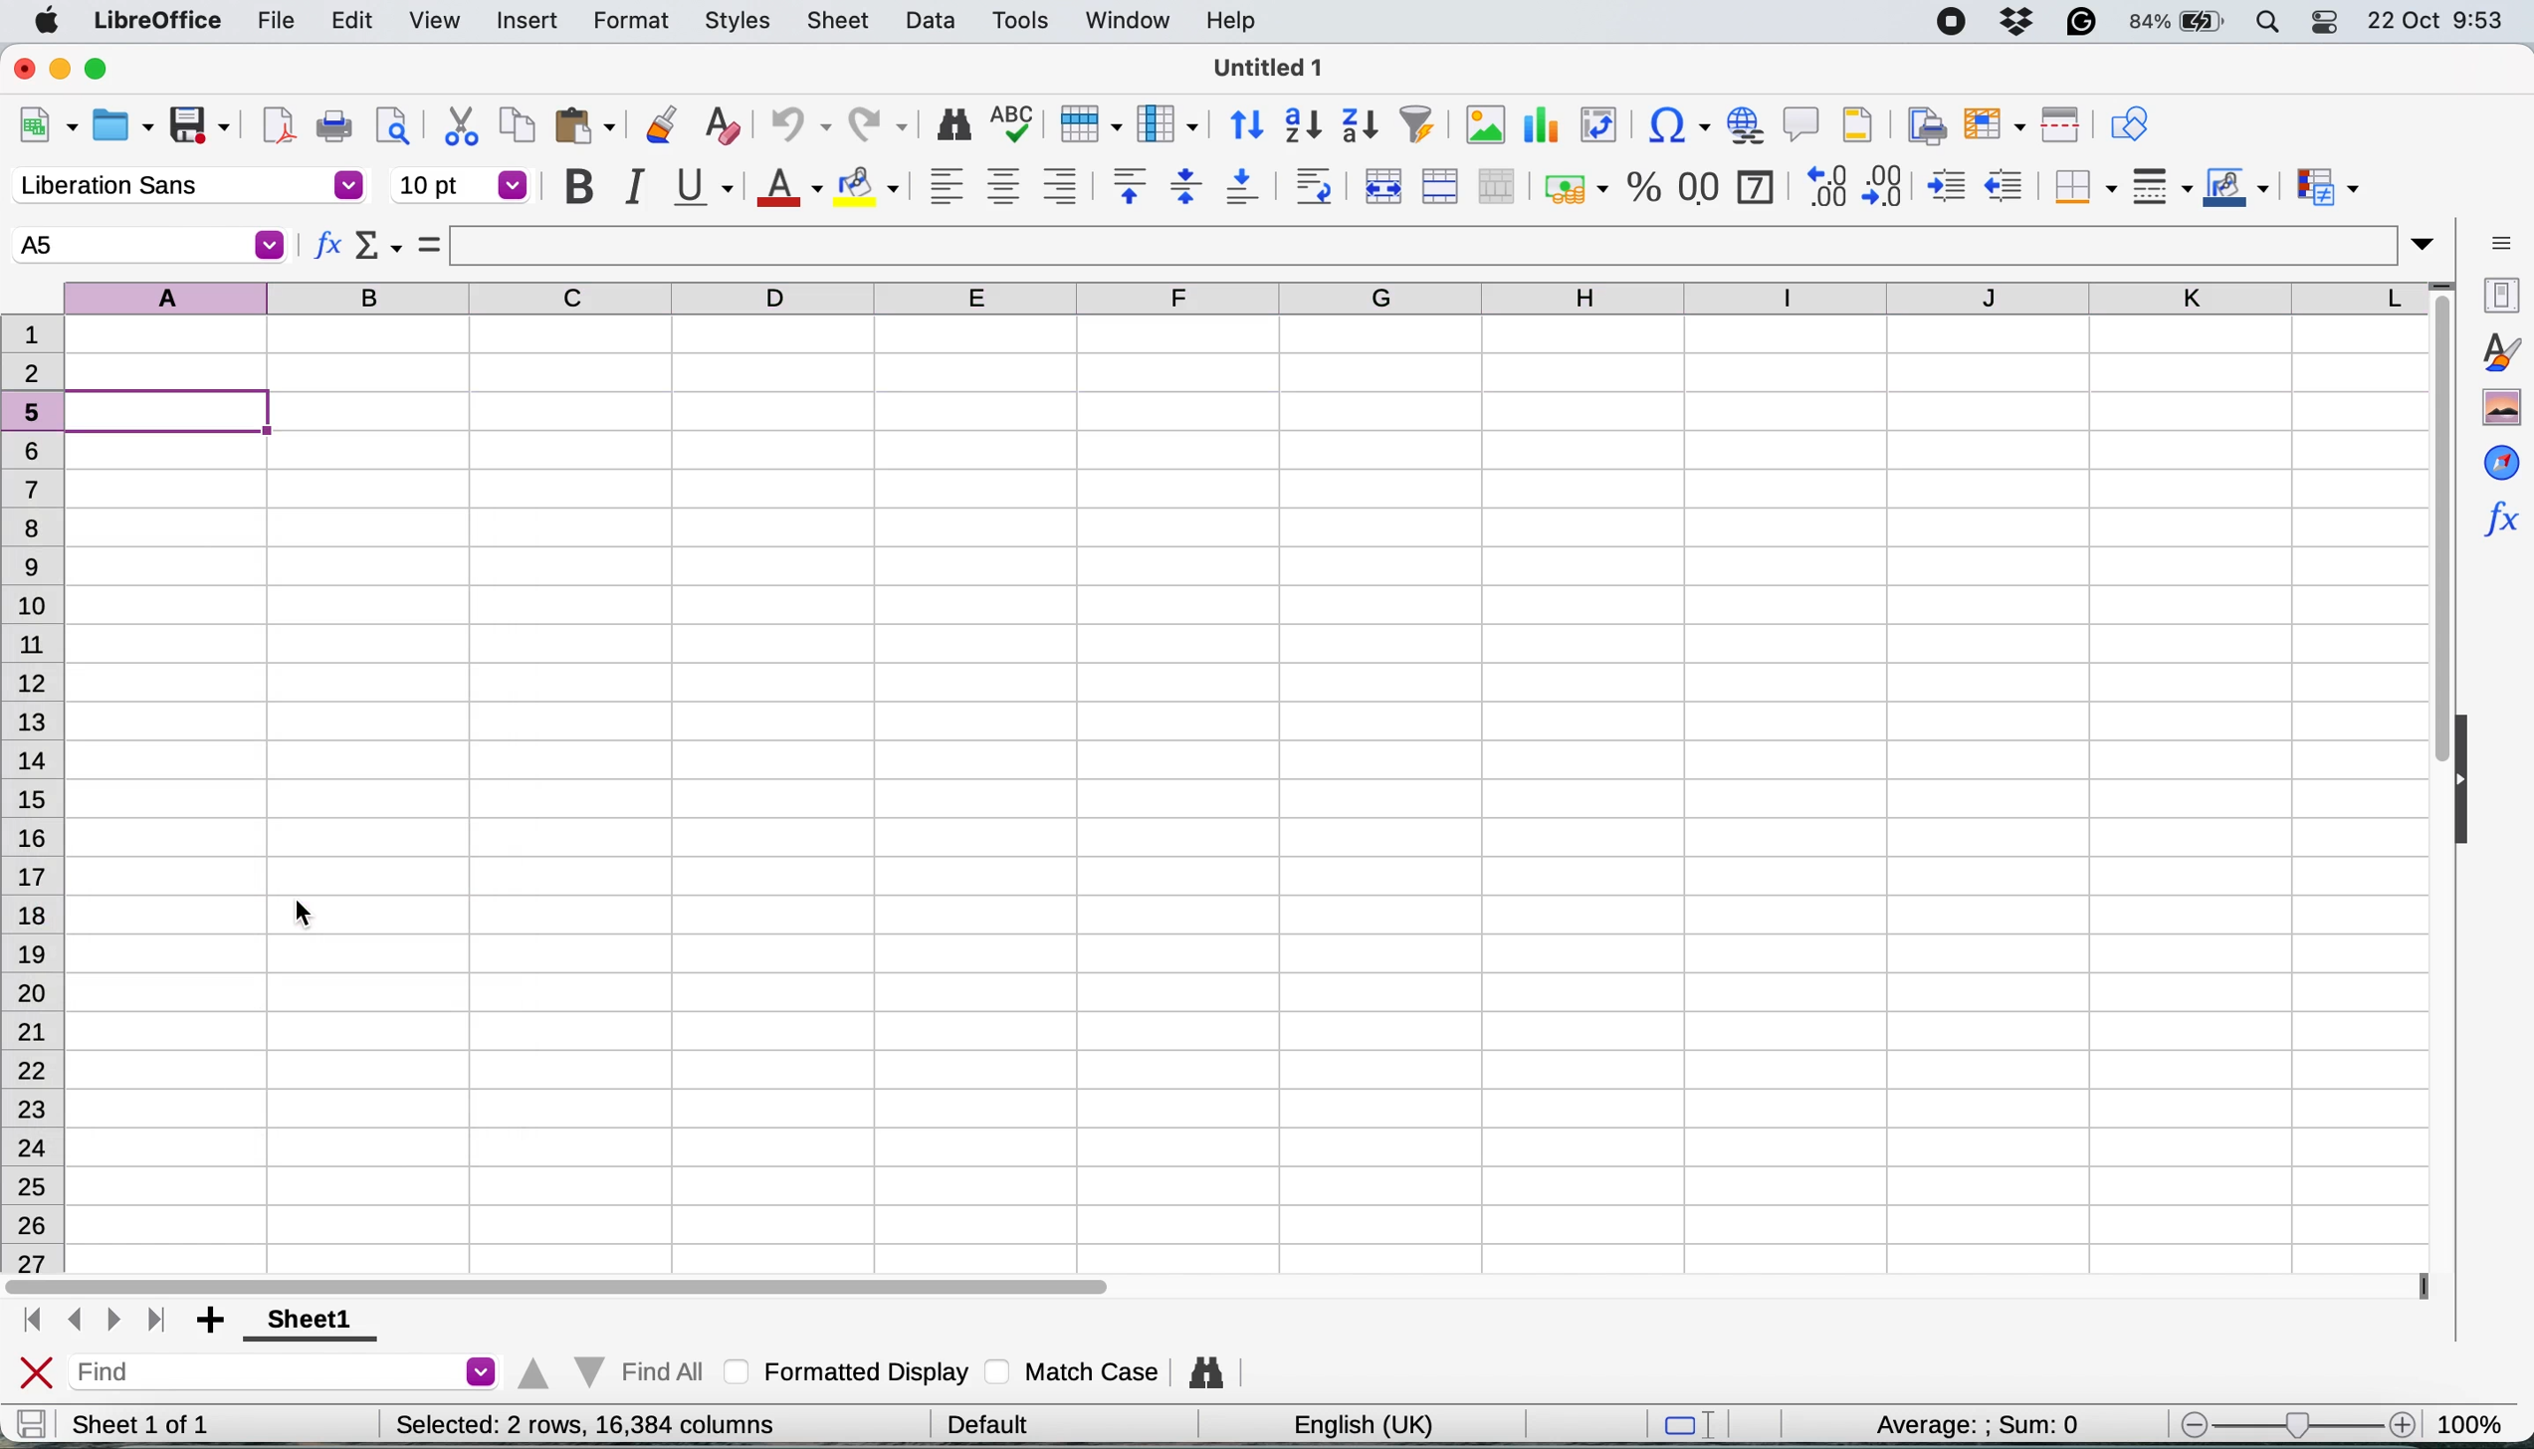  I want to click on column, so click(1167, 122).